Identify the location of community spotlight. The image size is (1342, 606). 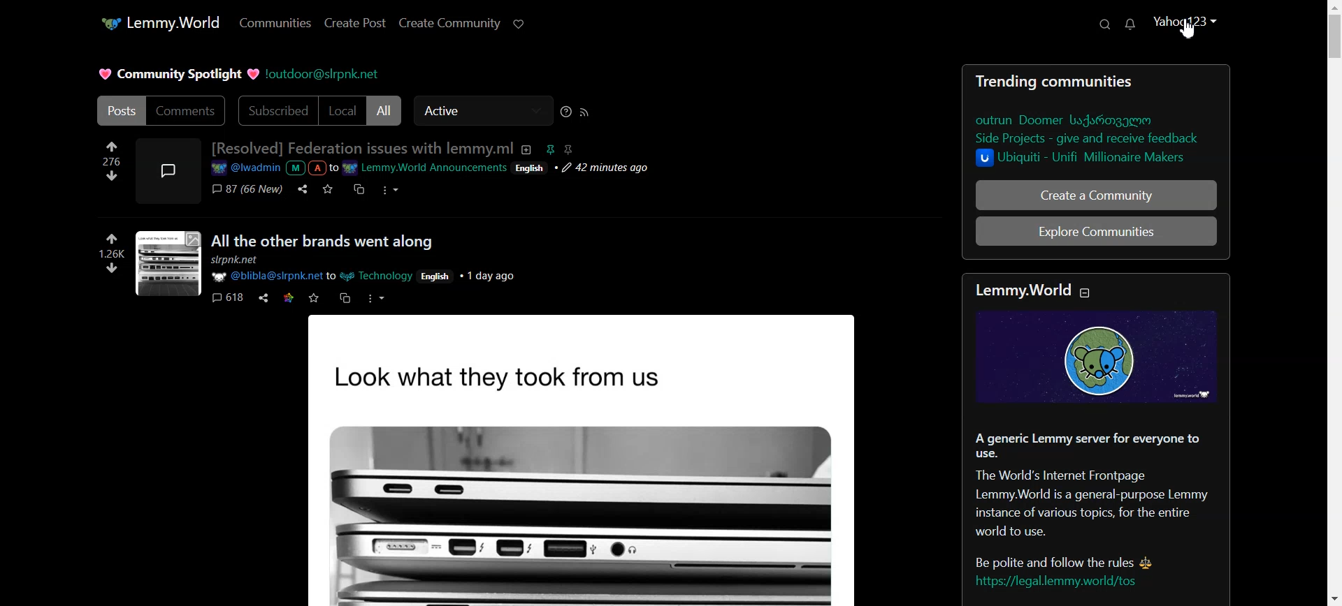
(177, 74).